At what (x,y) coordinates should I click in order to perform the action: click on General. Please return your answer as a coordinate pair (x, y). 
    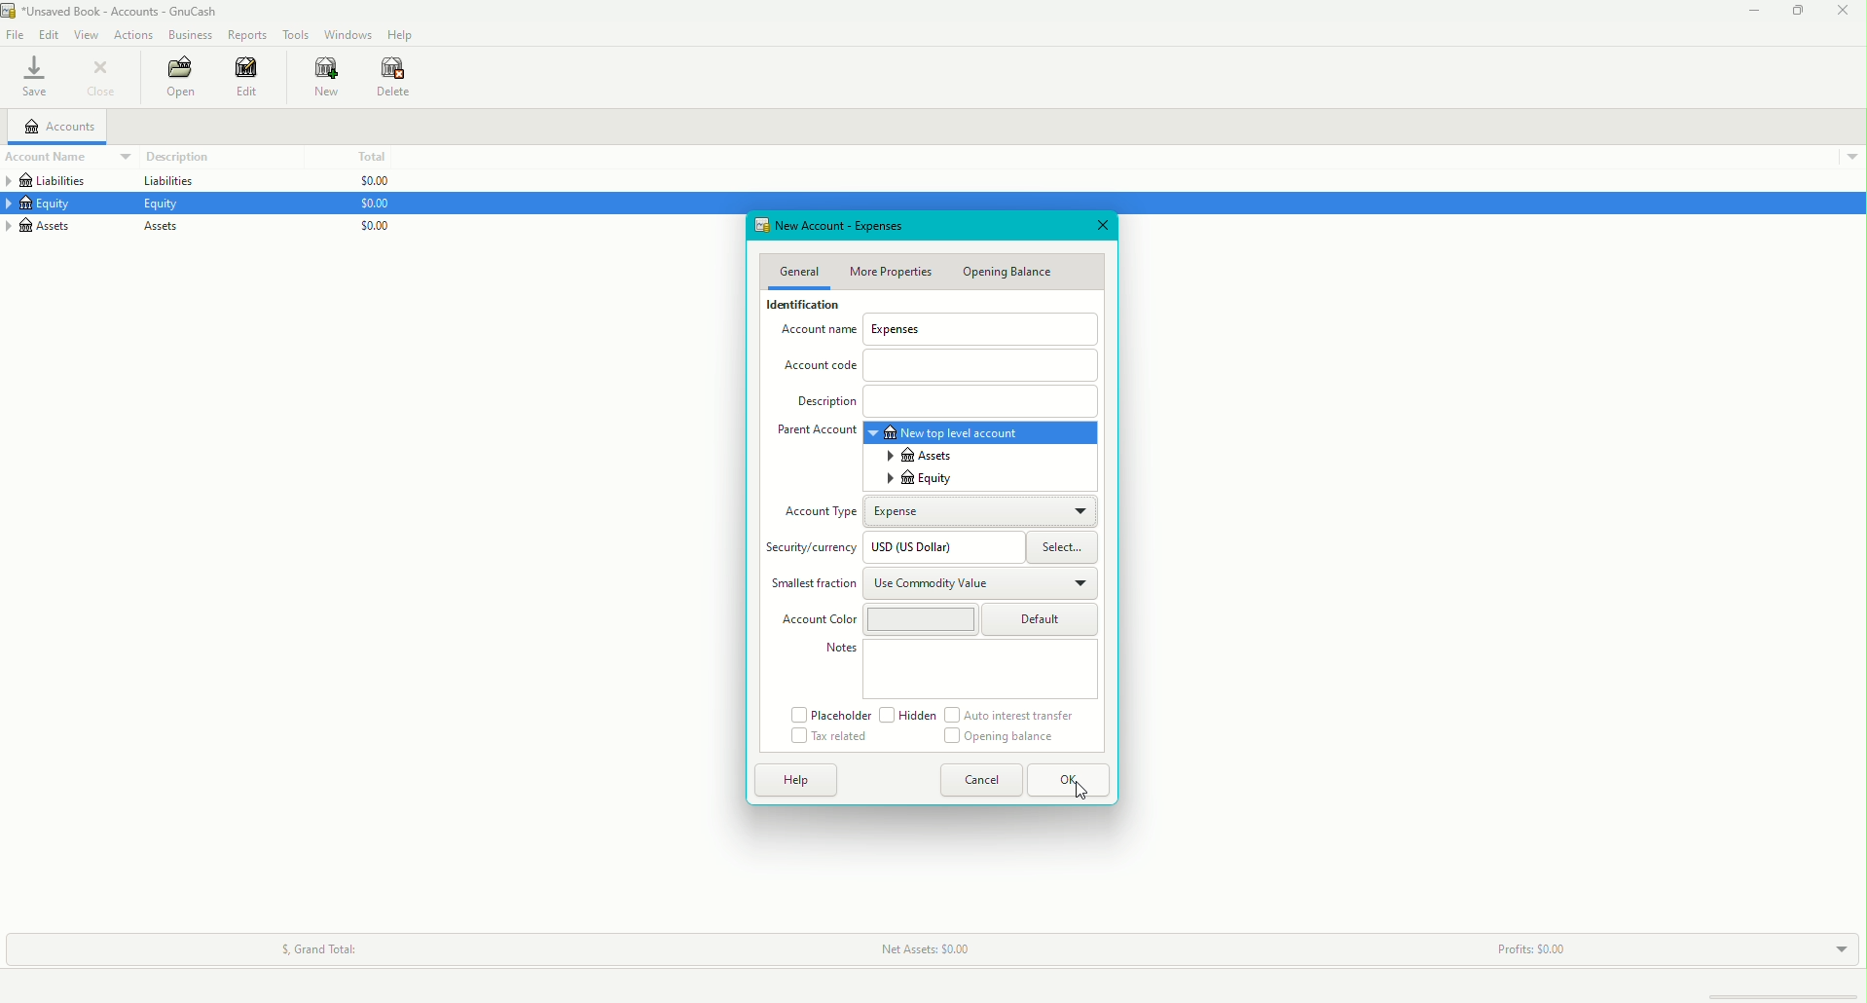
    Looking at the image, I should click on (799, 272).